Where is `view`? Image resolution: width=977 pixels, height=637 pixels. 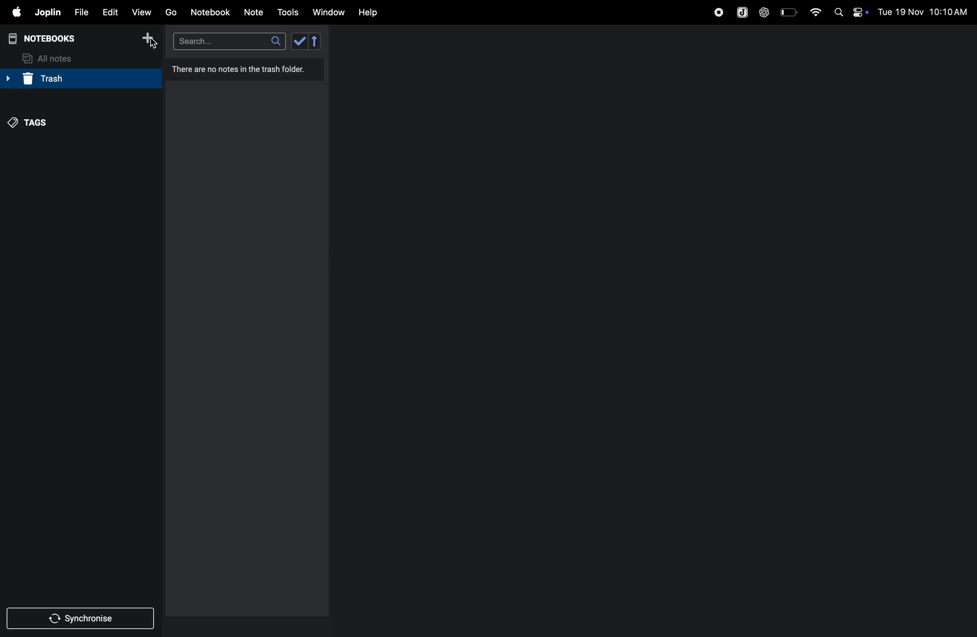 view is located at coordinates (143, 11).